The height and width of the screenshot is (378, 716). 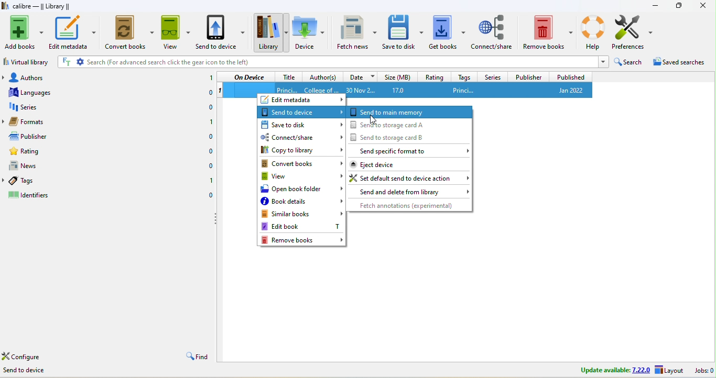 I want to click on library, so click(x=270, y=32).